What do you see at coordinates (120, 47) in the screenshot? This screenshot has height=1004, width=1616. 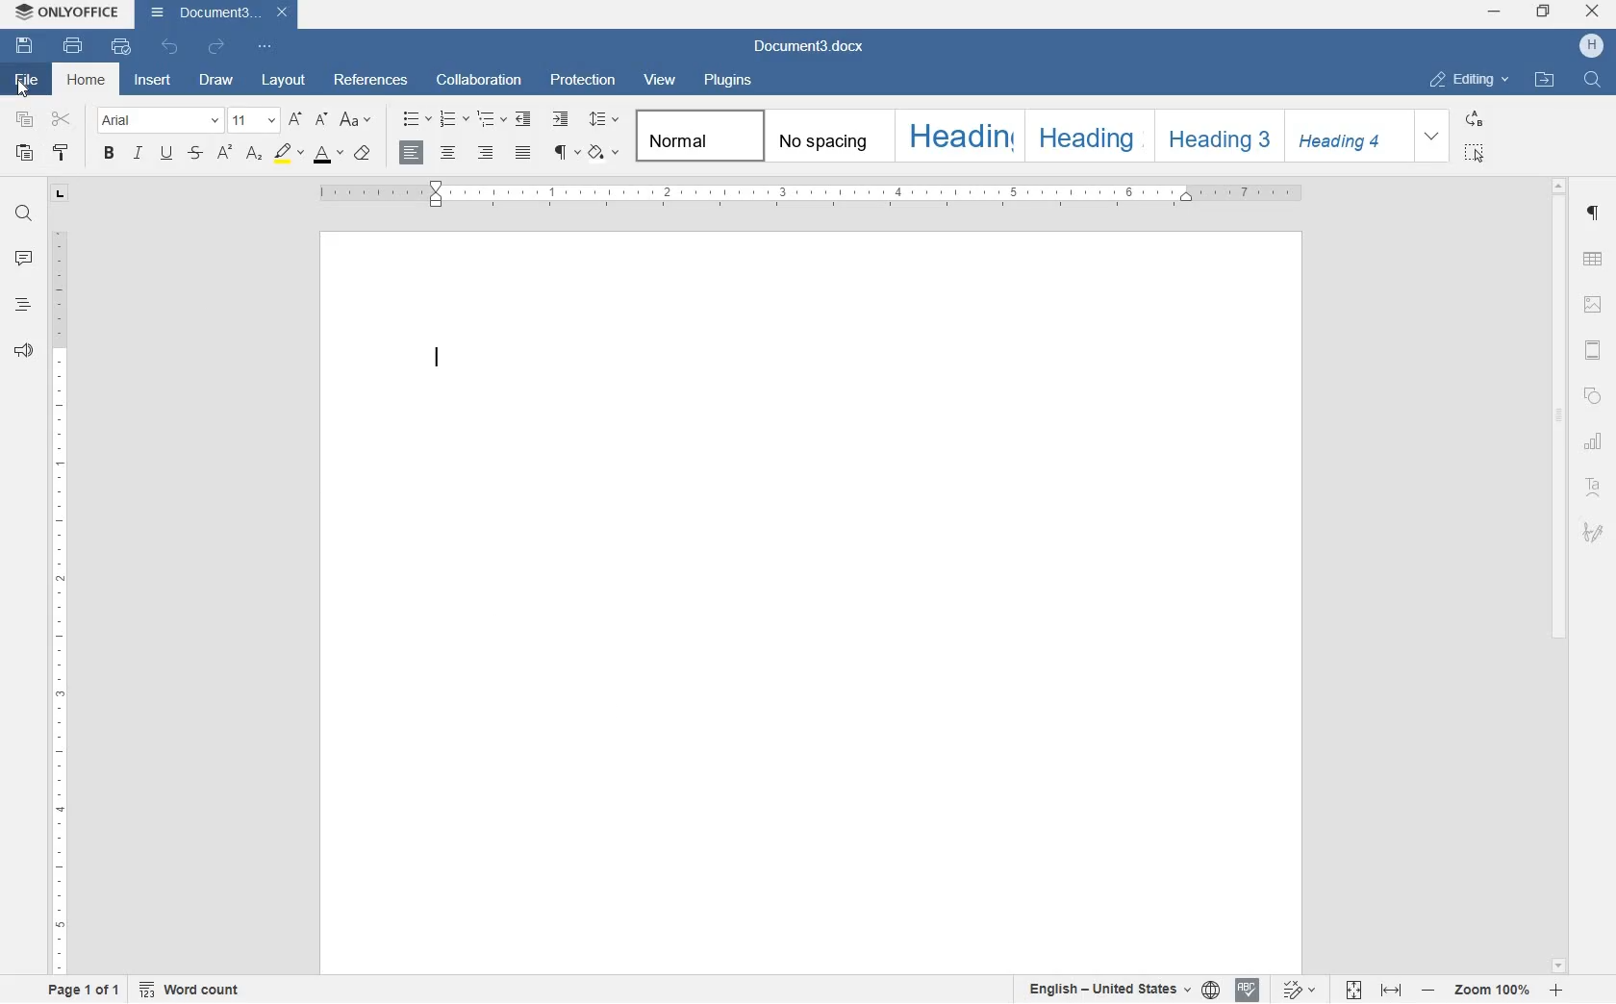 I see `quick print` at bounding box center [120, 47].